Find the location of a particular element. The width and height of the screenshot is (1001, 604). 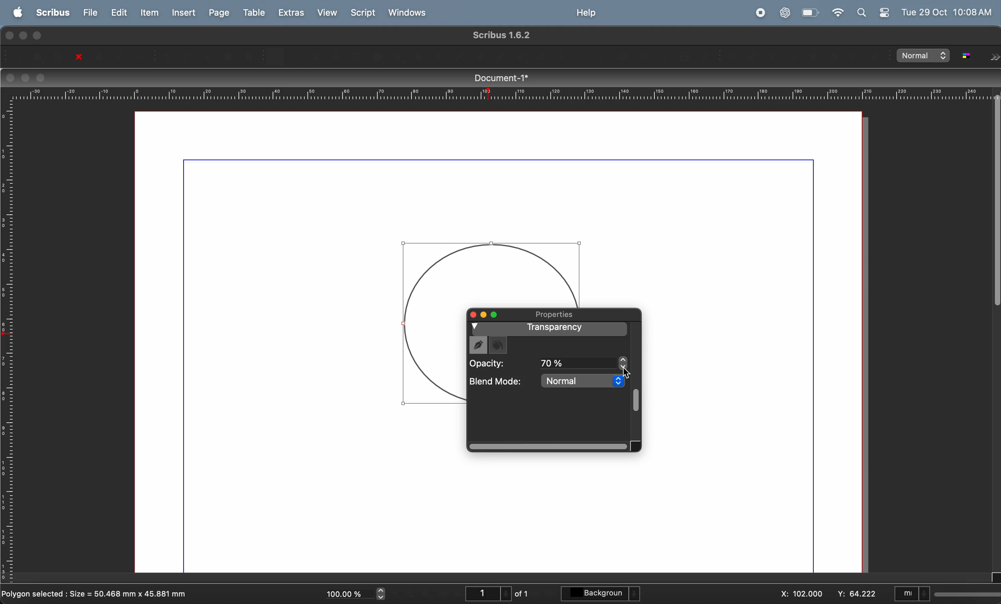

maximize is located at coordinates (470, 314).